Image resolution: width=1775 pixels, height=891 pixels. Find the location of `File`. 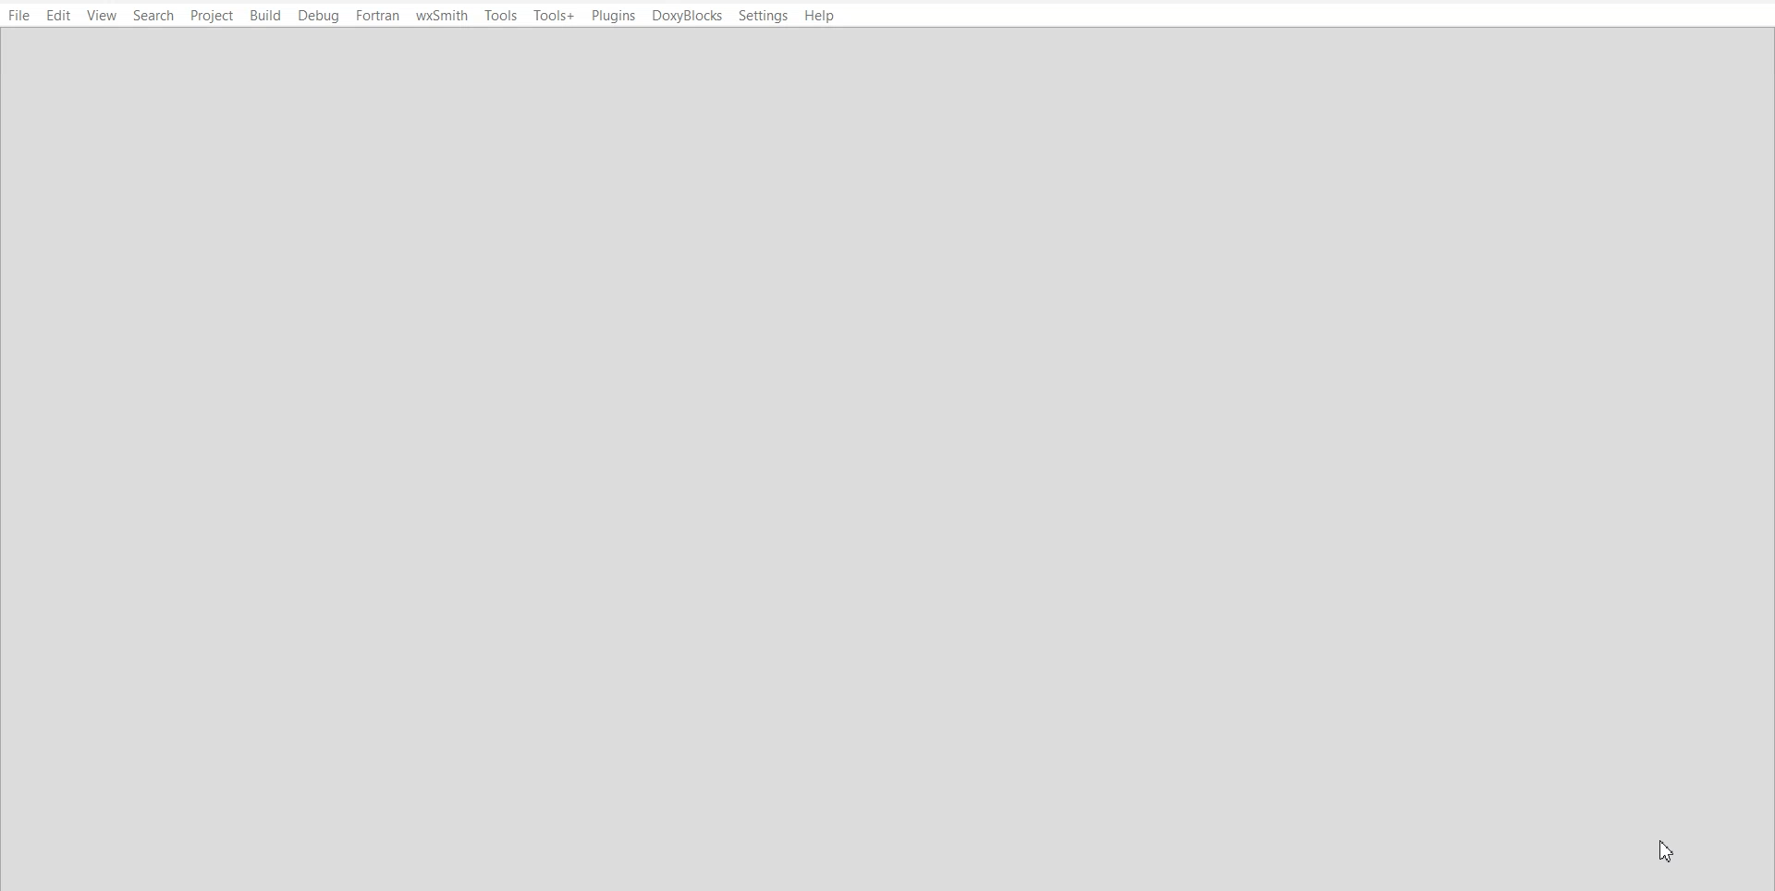

File is located at coordinates (19, 15).